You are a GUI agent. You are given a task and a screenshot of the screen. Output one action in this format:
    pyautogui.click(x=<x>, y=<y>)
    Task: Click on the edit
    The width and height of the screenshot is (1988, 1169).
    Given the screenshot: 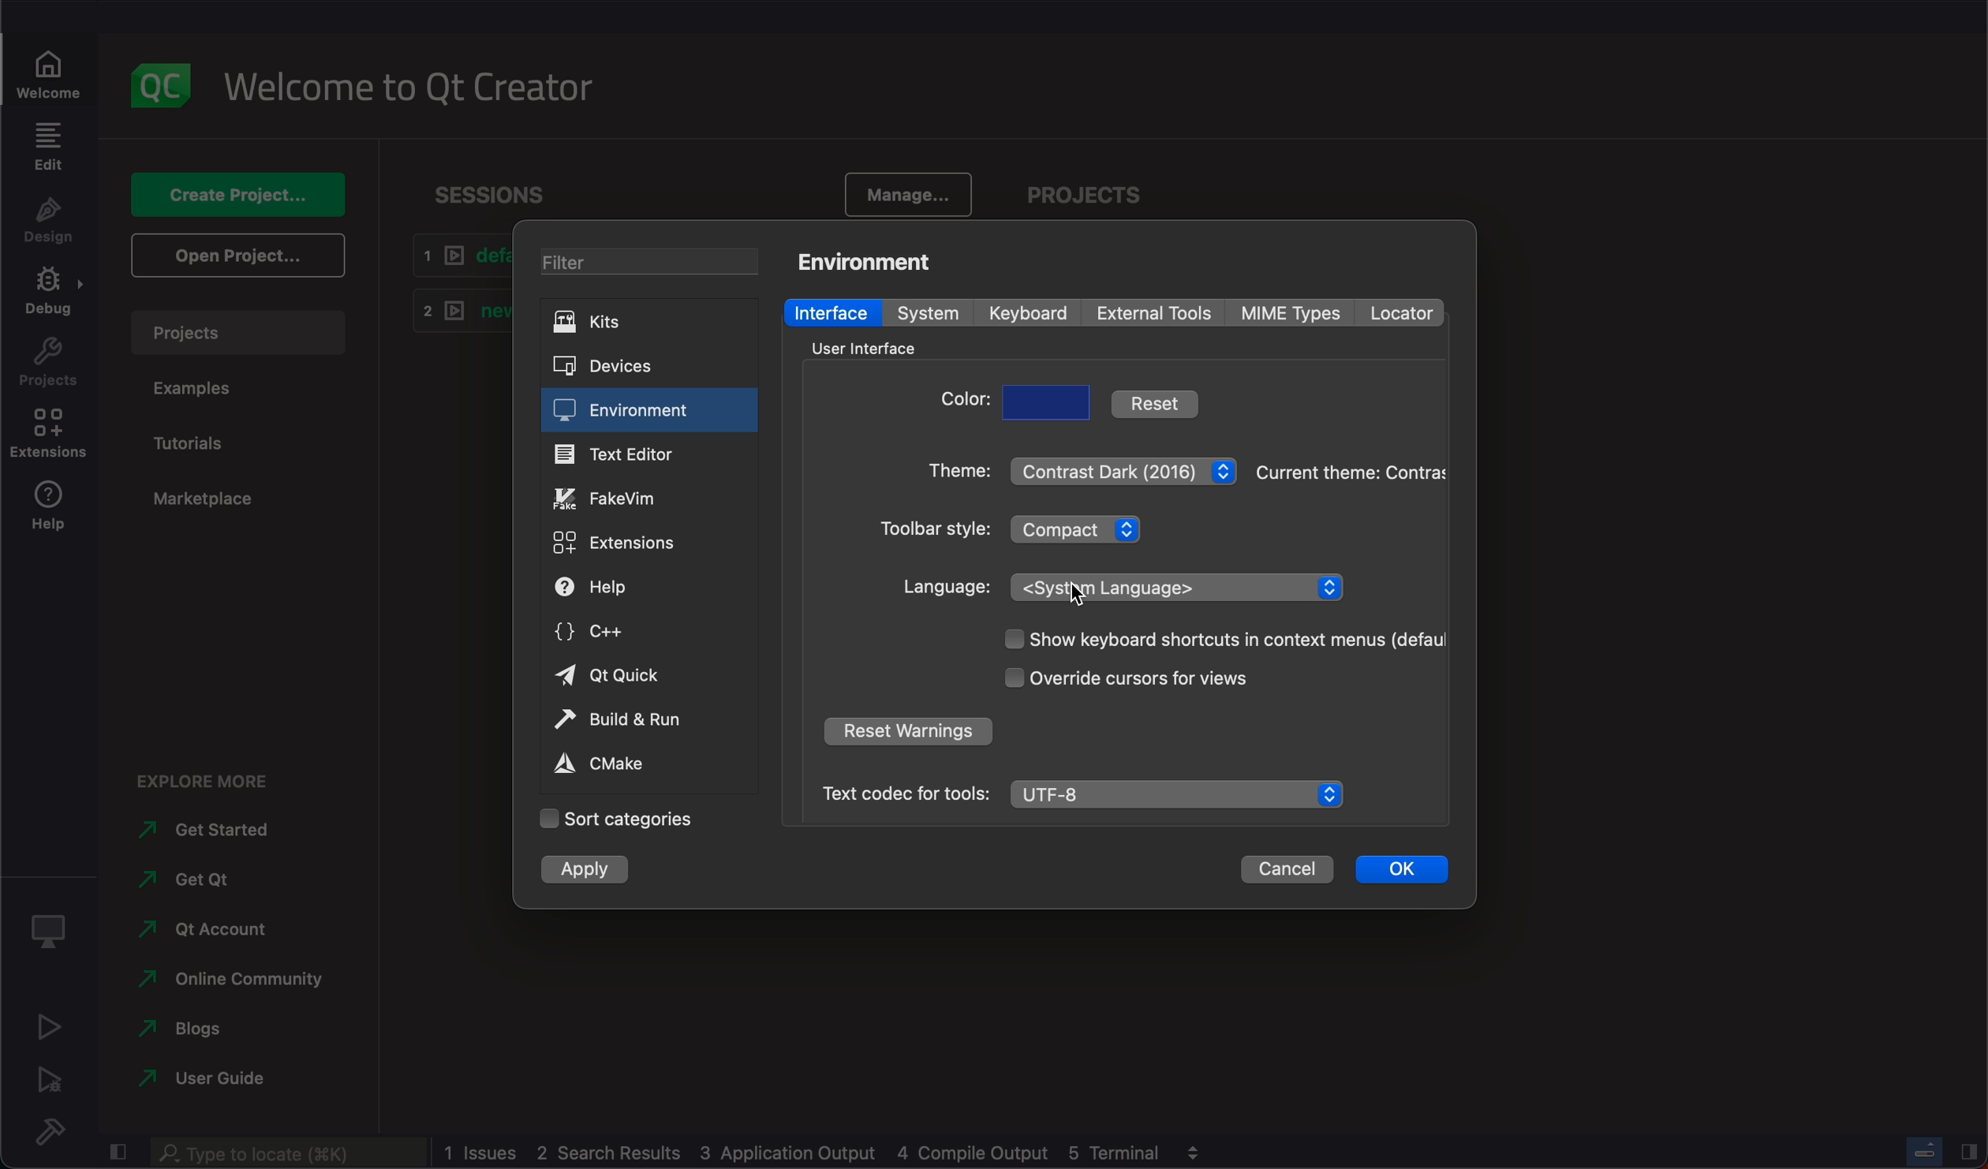 What is the action you would take?
    pyautogui.click(x=47, y=146)
    